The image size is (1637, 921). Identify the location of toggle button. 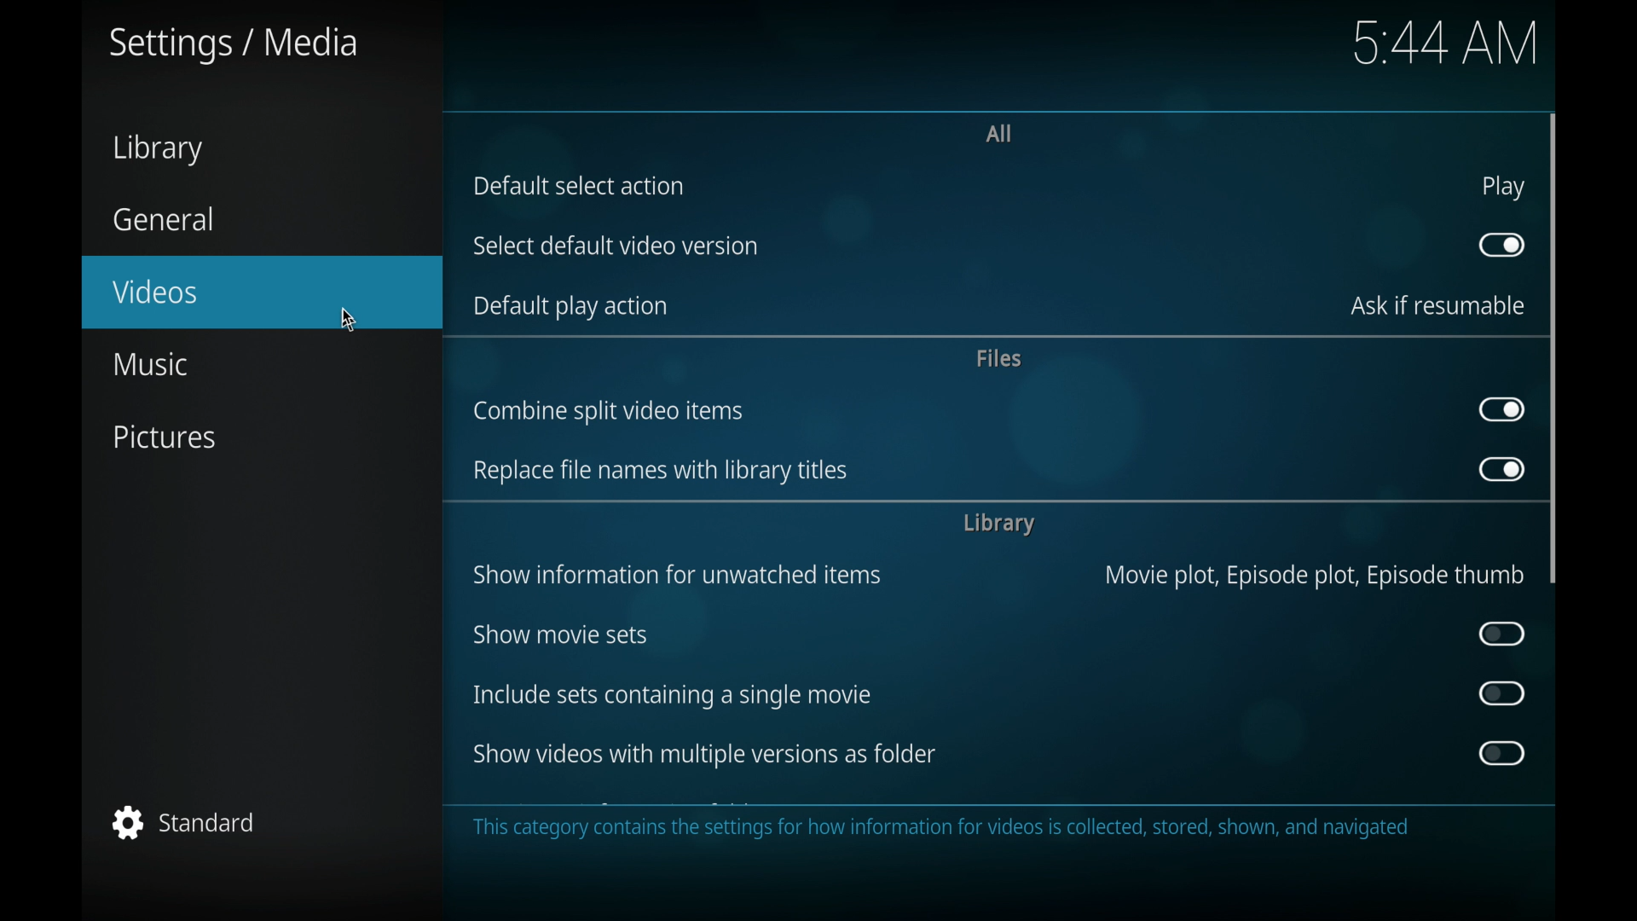
(1500, 468).